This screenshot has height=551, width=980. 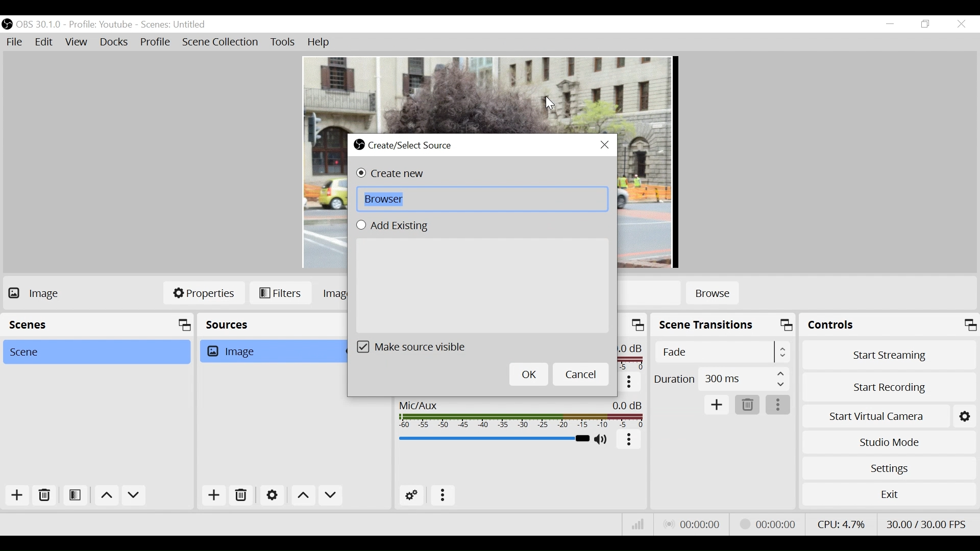 I want to click on Scenes, so click(x=99, y=326).